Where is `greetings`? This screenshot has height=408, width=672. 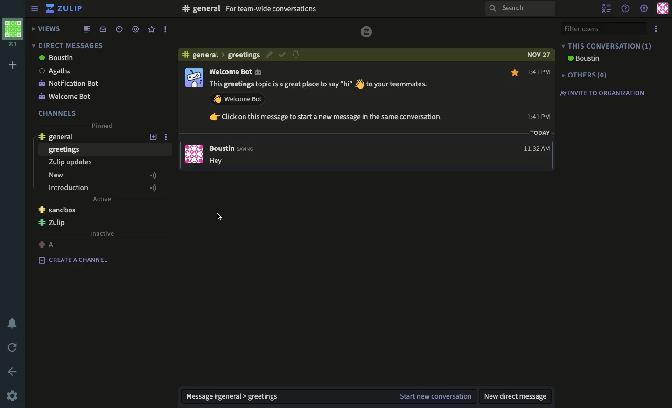 greetings is located at coordinates (65, 150).